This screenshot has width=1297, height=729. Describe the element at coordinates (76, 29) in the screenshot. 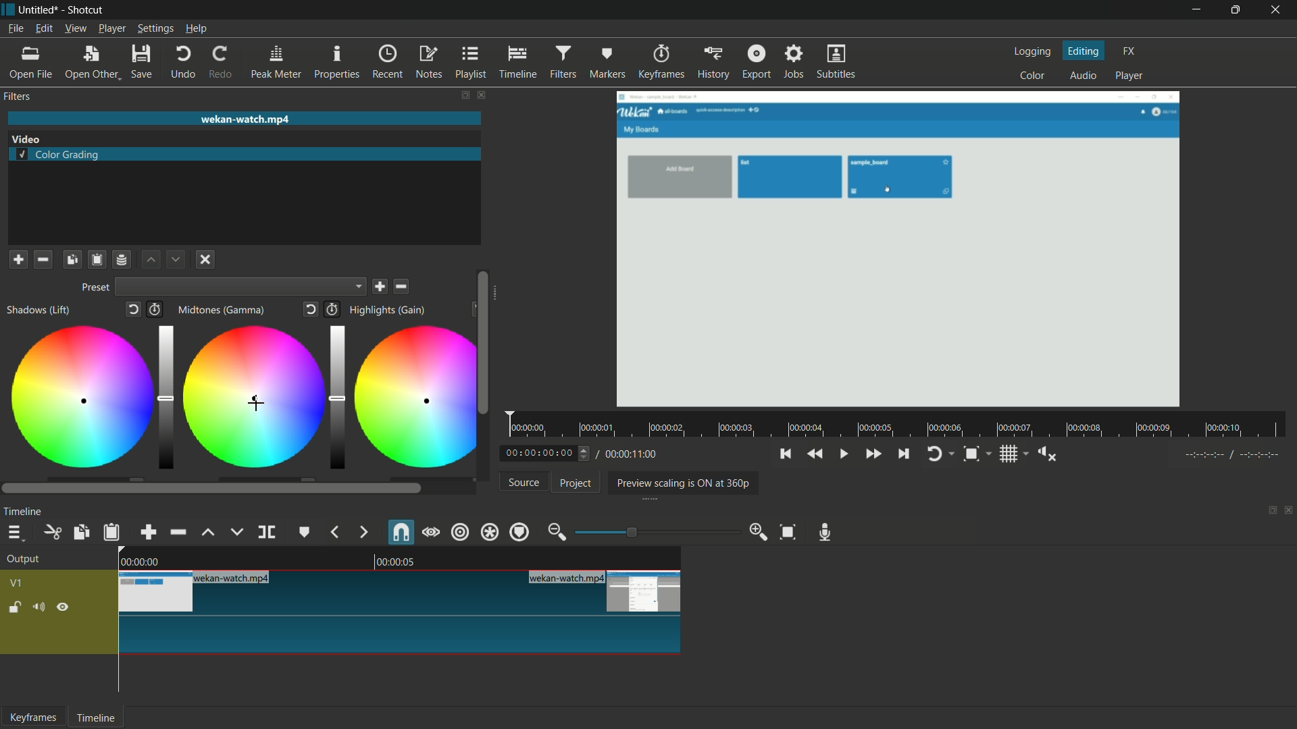

I see `view menu` at that location.